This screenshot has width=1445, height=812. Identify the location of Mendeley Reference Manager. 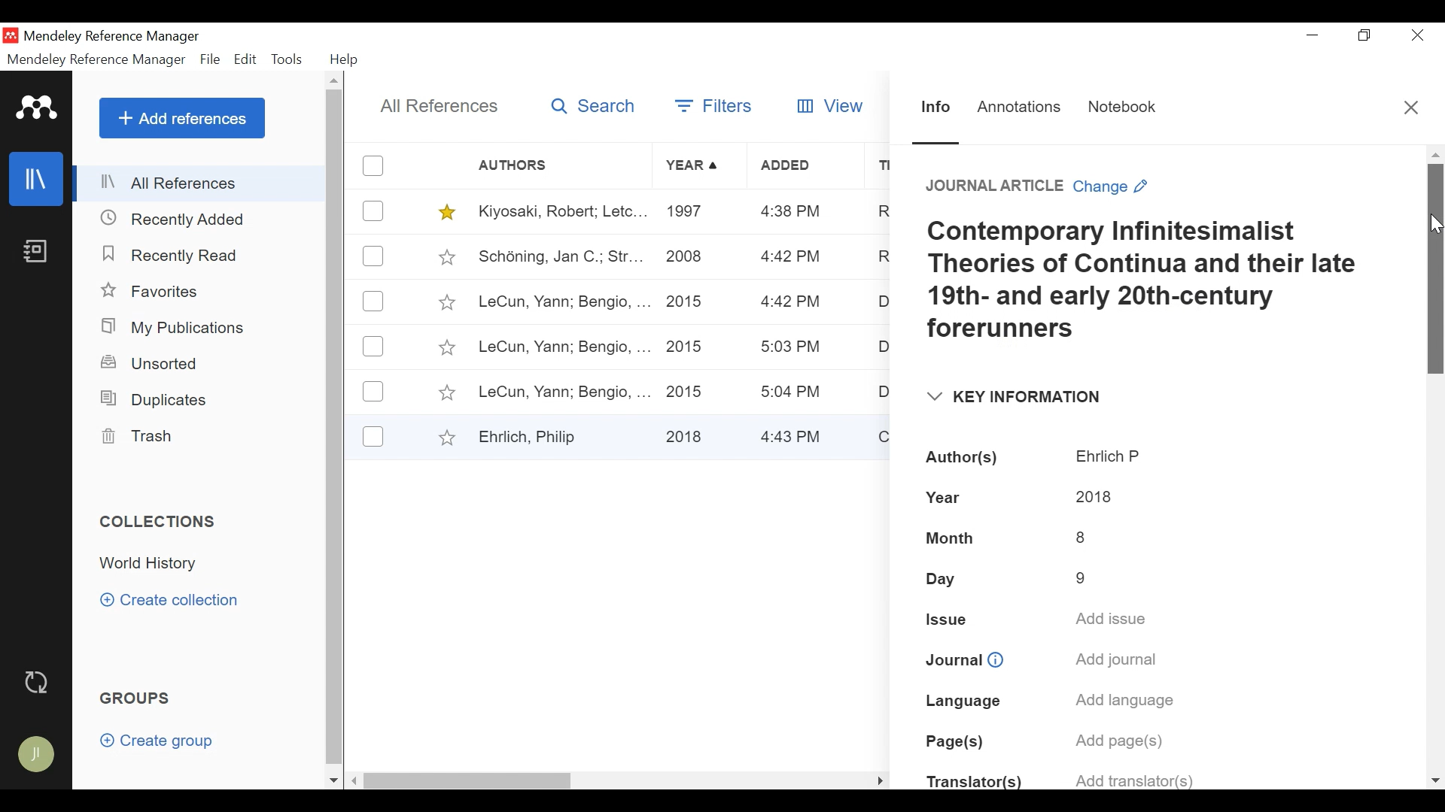
(112, 38).